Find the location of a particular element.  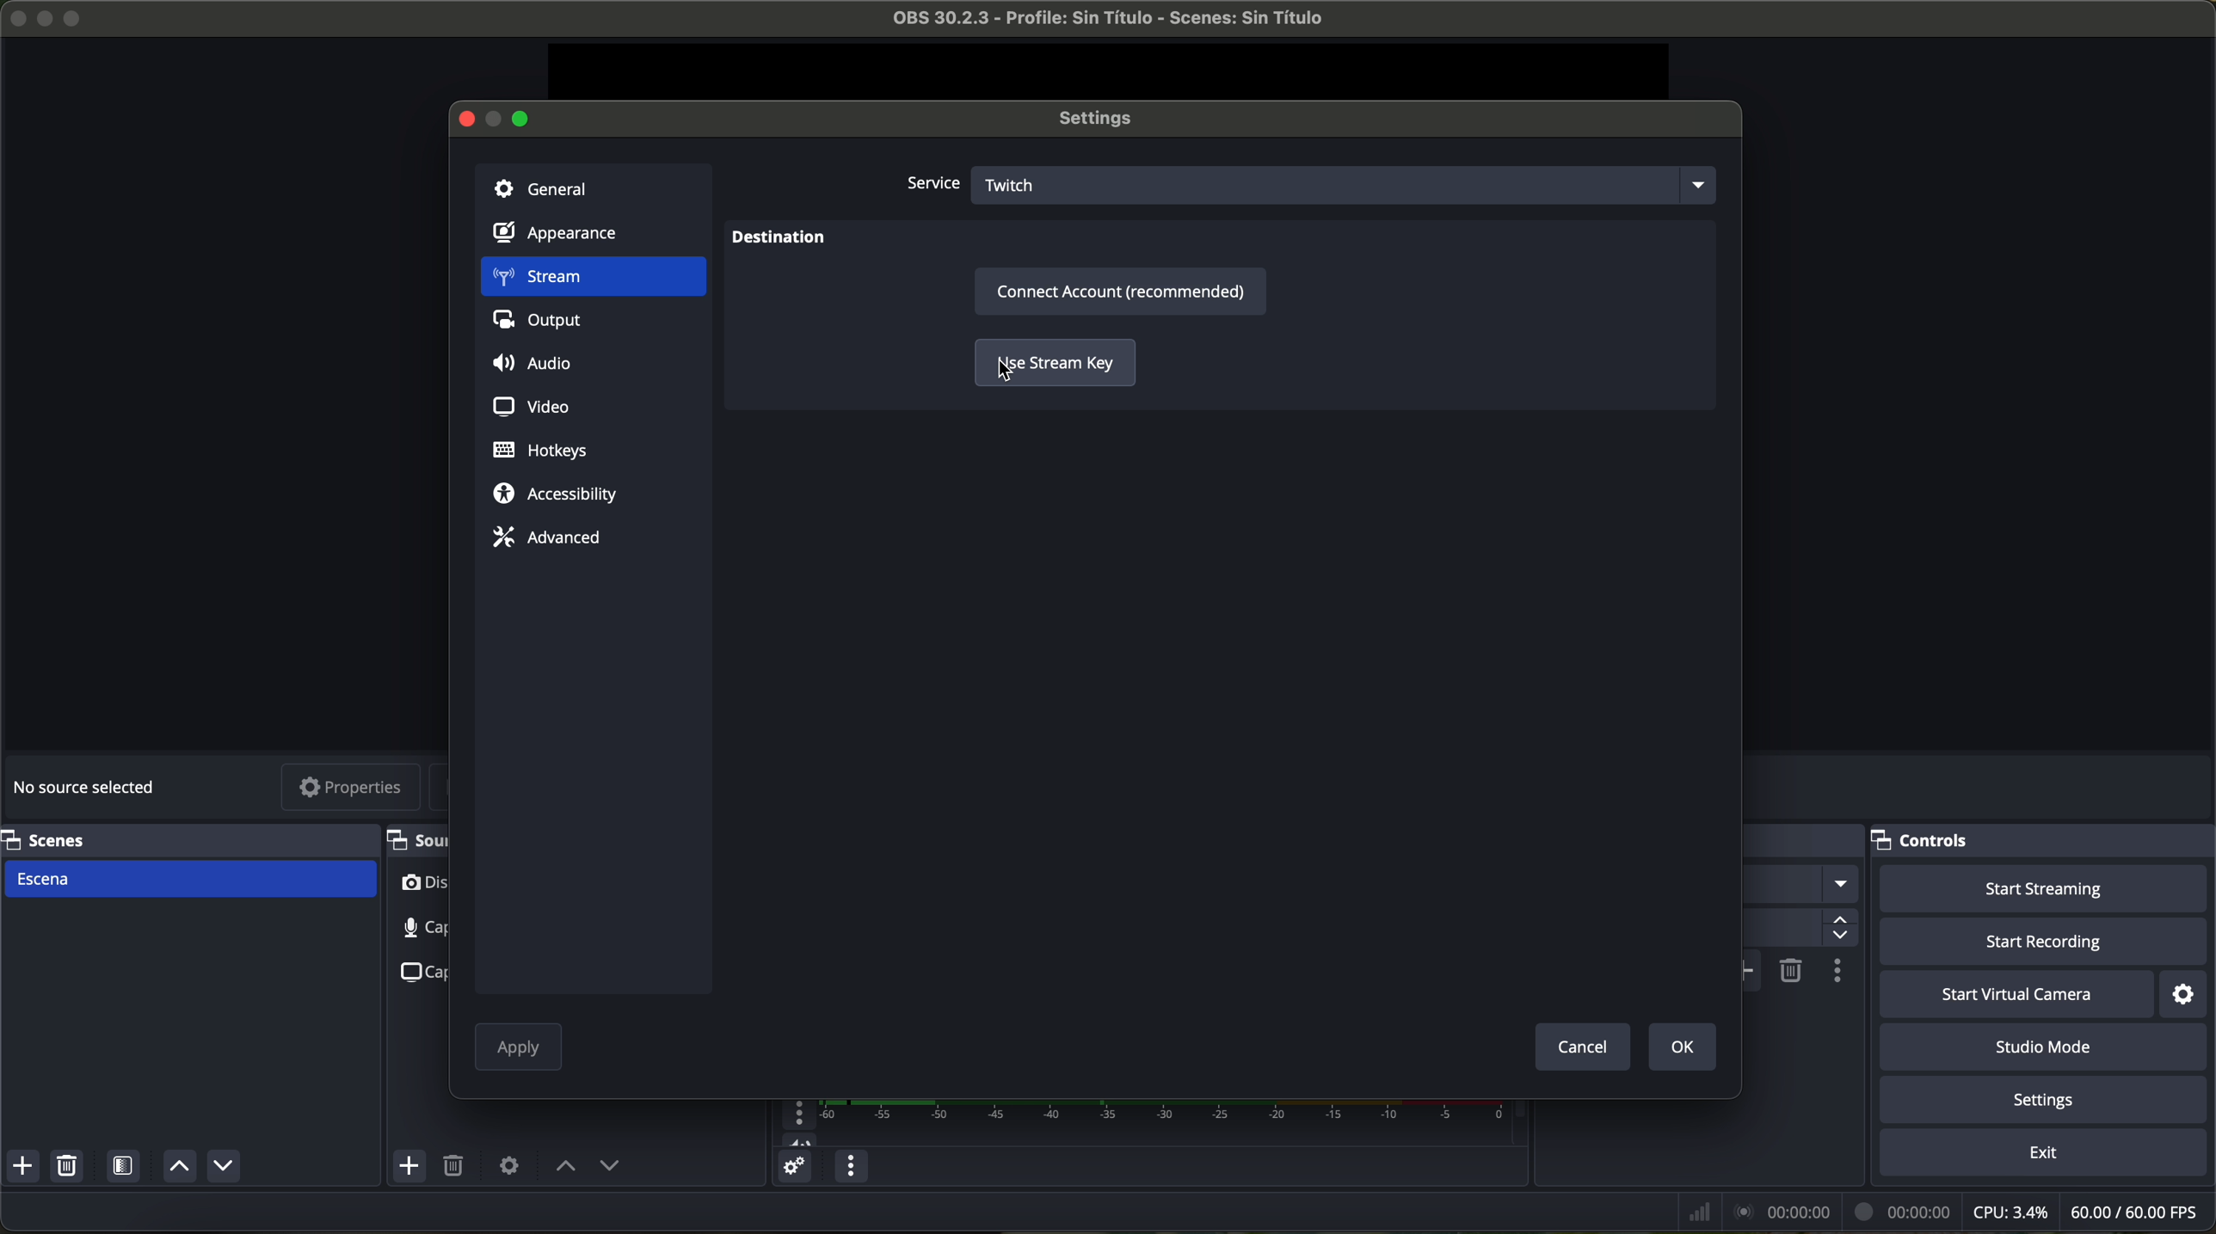

no source selected is located at coordinates (90, 784).